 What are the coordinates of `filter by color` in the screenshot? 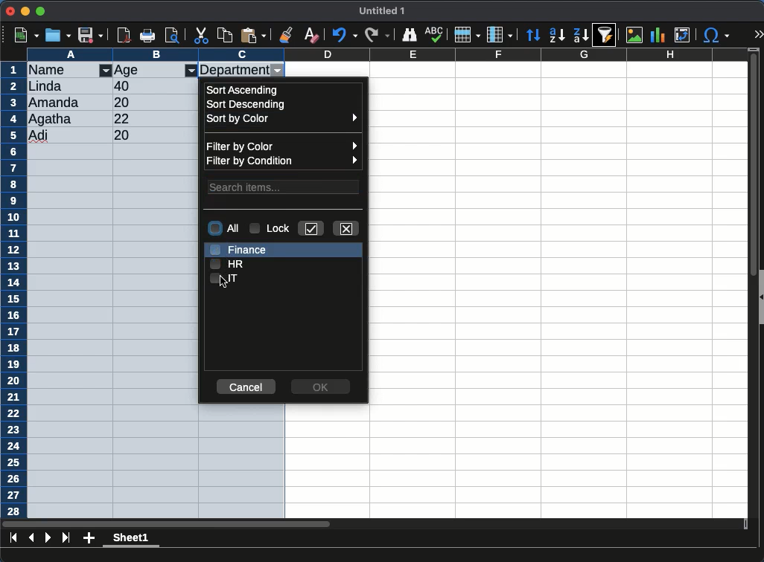 It's located at (282, 145).